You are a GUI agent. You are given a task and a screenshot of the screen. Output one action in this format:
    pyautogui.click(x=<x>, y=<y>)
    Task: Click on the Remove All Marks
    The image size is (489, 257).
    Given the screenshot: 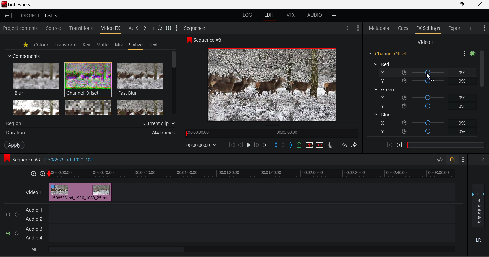 What is the action you would take?
    pyautogui.click(x=283, y=145)
    